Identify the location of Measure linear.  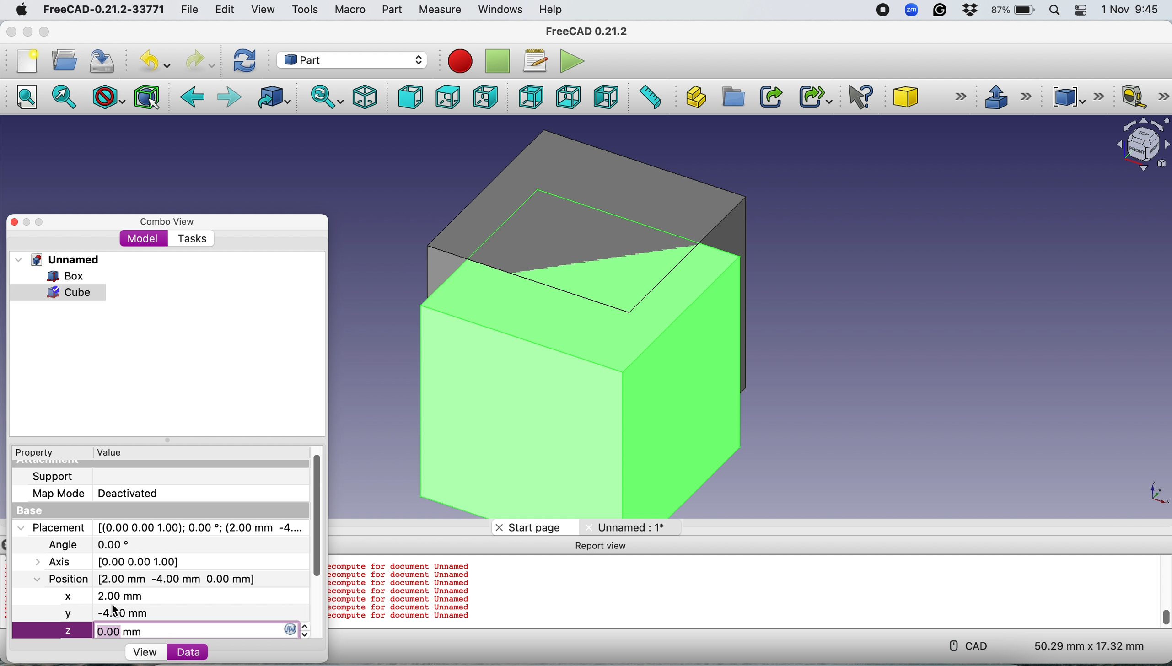
(1145, 98).